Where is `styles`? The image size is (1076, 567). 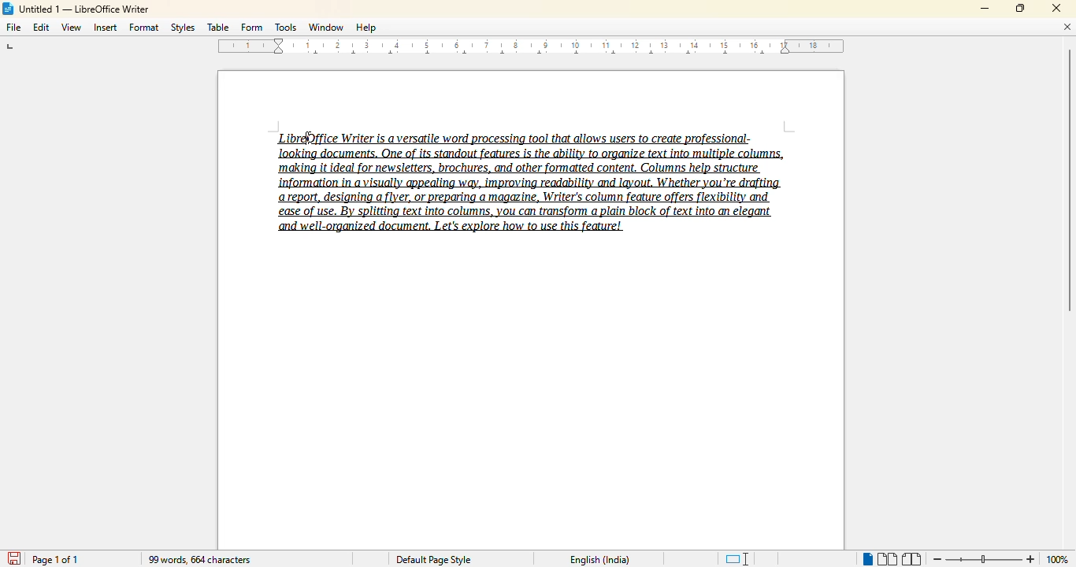
styles is located at coordinates (183, 28).